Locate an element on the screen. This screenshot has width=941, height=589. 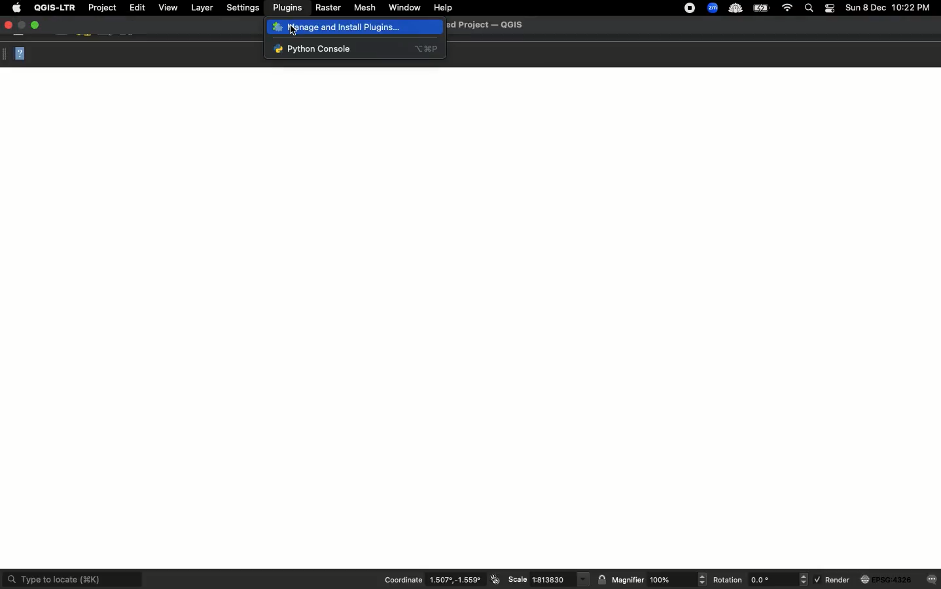
Notification is located at coordinates (831, 7).